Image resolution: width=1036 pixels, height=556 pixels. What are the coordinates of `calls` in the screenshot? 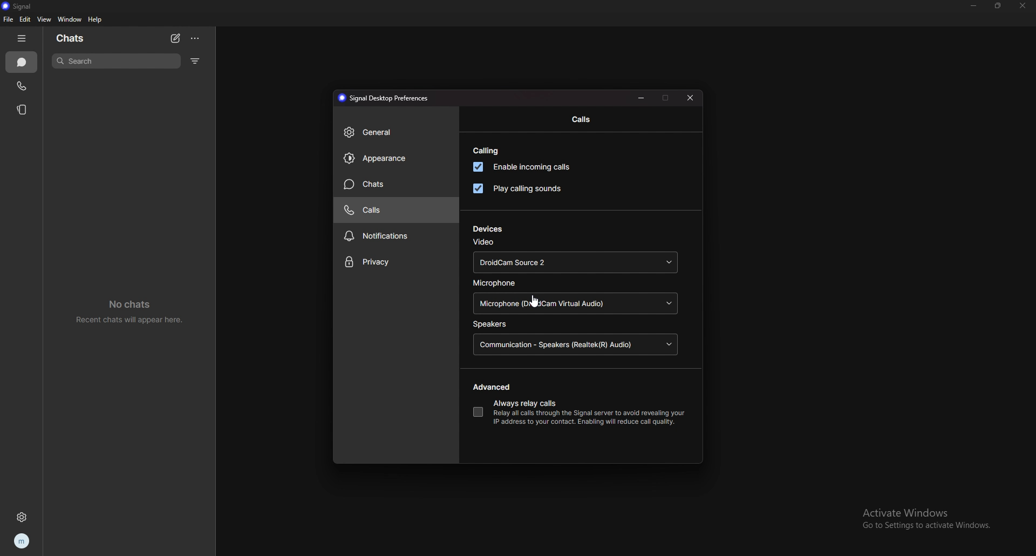 It's located at (582, 120).